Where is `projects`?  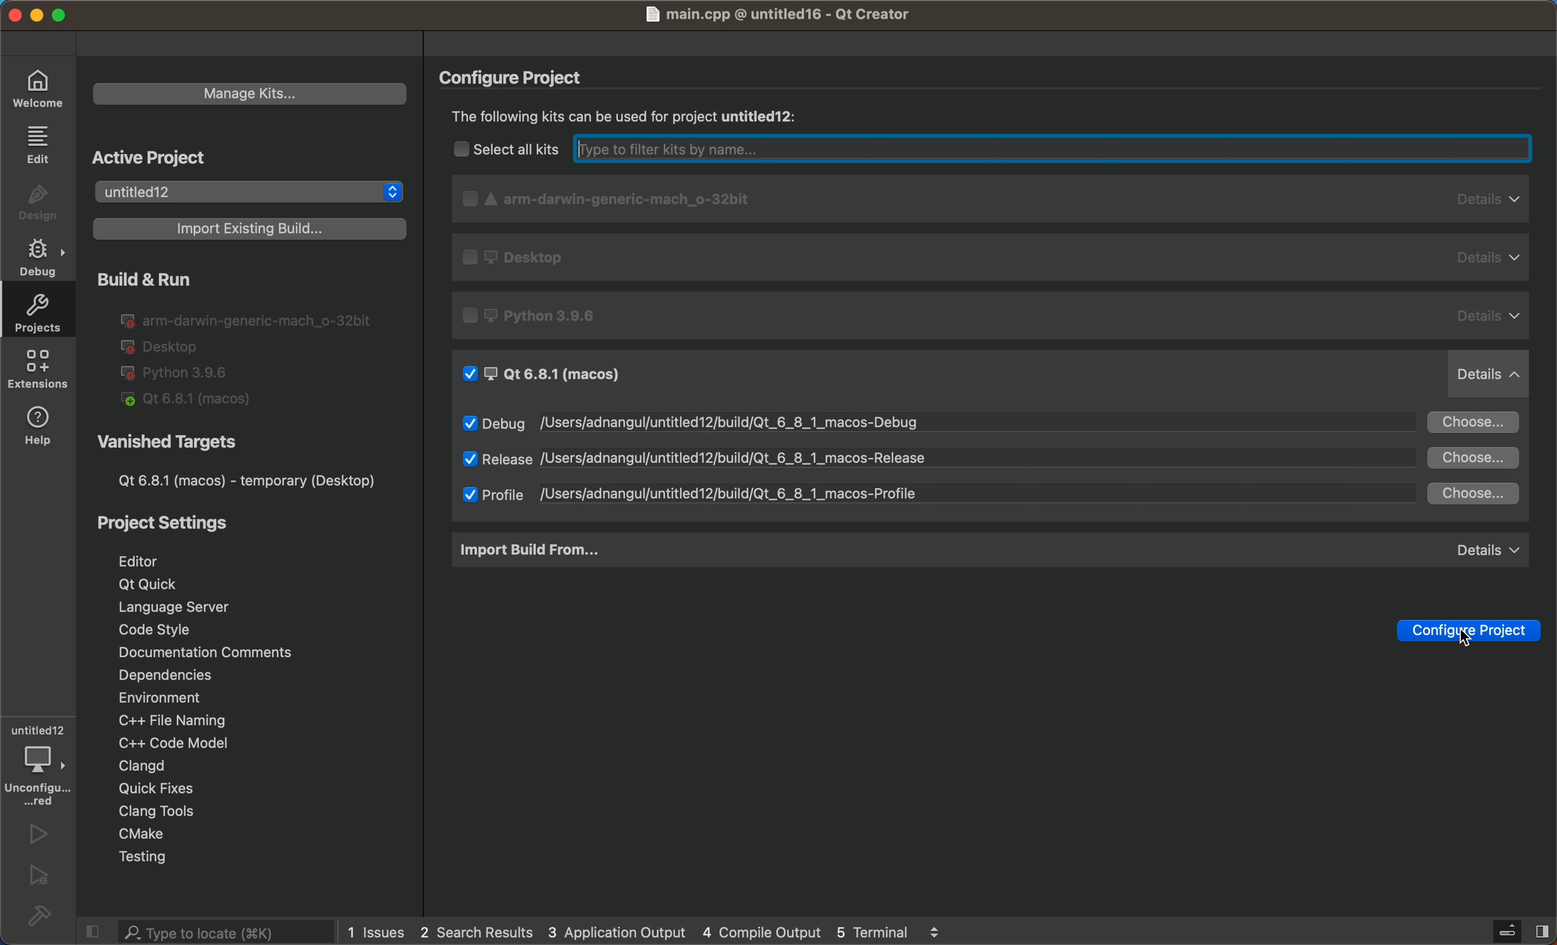
projects is located at coordinates (40, 311).